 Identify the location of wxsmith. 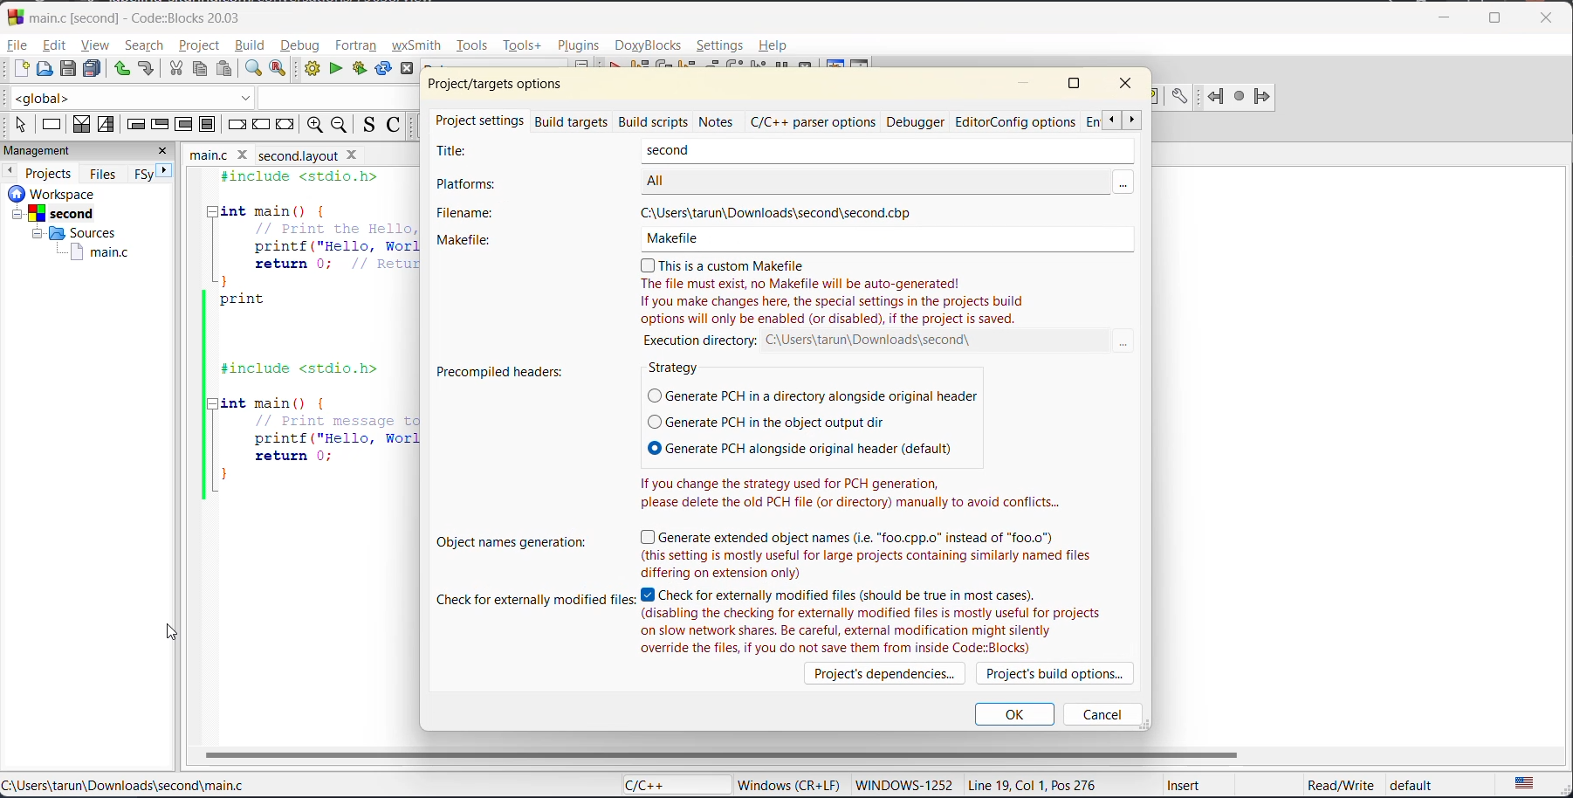
(420, 45).